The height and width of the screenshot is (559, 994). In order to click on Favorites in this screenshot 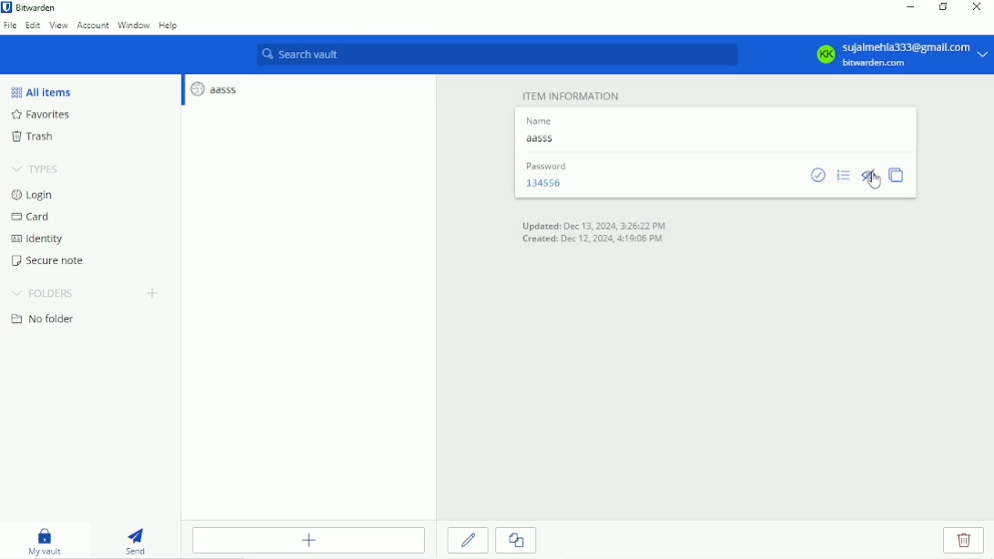, I will do `click(40, 114)`.